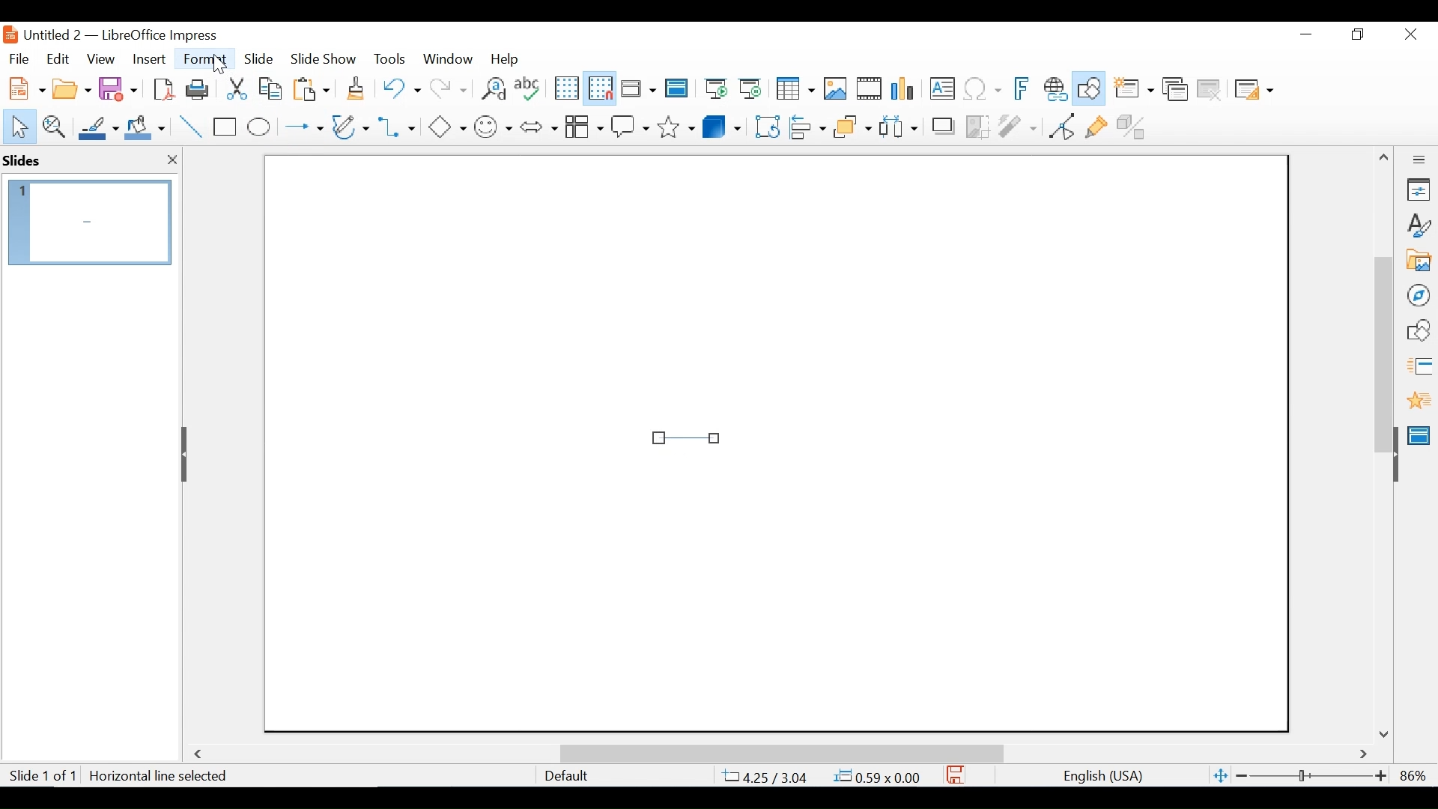 The image size is (1438, 809). I want to click on New, so click(24, 87).